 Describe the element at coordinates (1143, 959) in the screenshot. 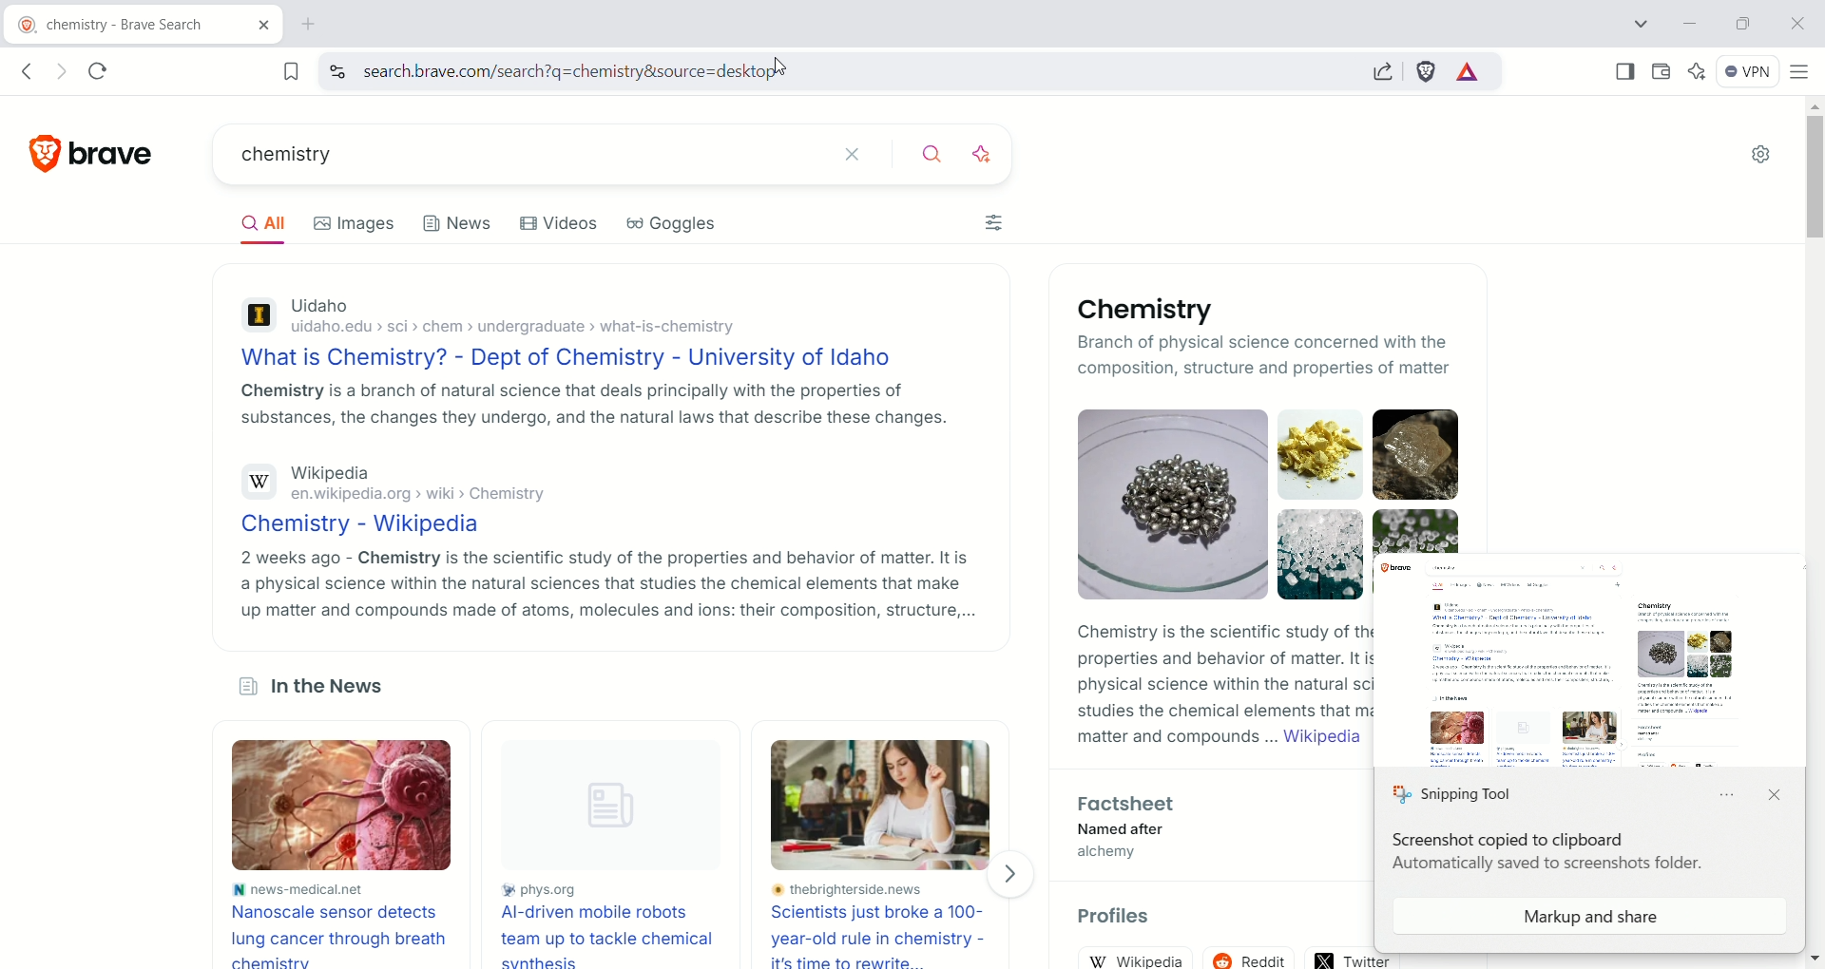

I see `wikipedia` at that location.